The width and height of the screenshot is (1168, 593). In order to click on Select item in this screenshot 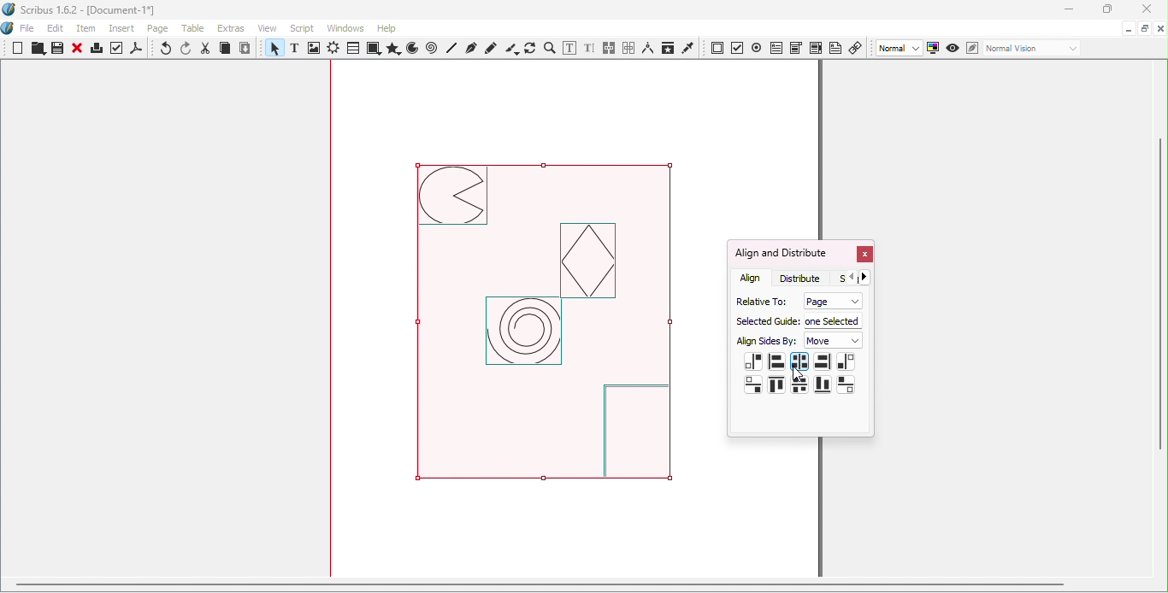, I will do `click(273, 50)`.